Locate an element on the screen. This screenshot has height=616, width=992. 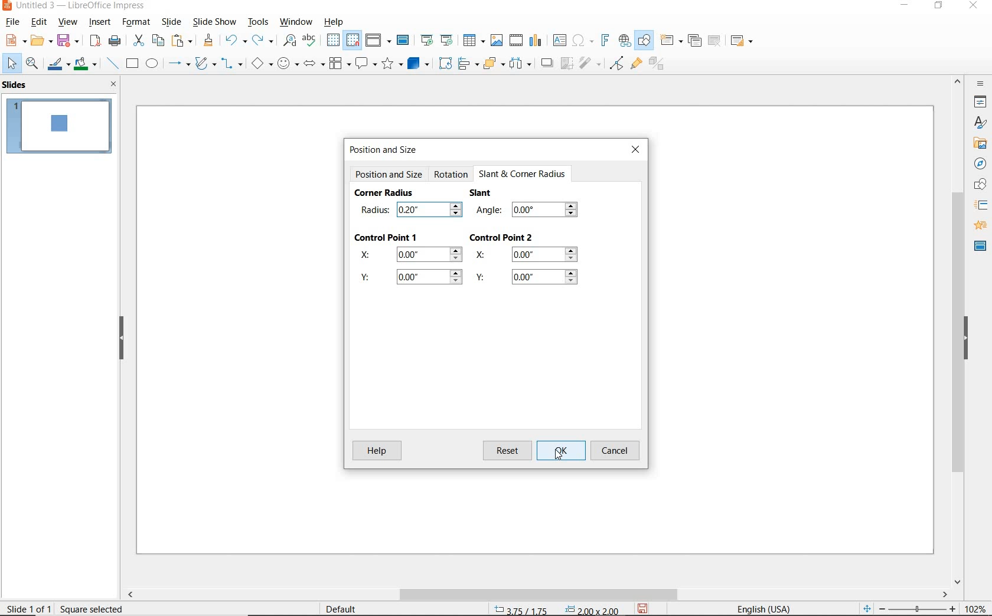
toggle point edit mode is located at coordinates (616, 64).